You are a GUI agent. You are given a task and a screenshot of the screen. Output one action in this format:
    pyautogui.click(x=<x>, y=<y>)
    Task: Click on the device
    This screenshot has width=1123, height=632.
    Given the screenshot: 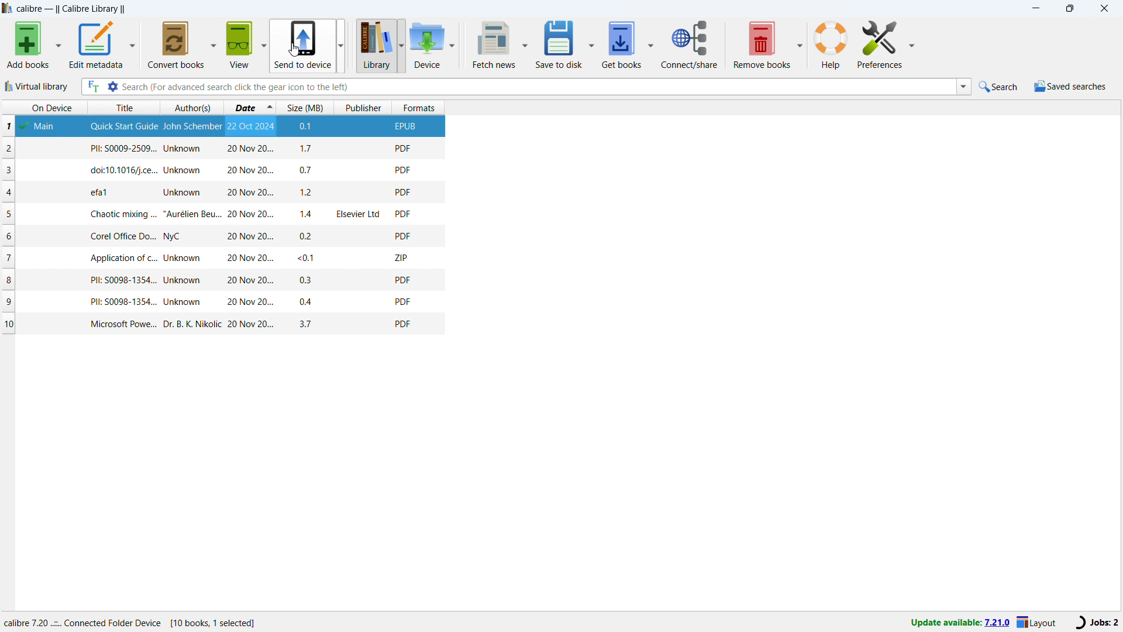 What is the action you would take?
    pyautogui.click(x=427, y=45)
    